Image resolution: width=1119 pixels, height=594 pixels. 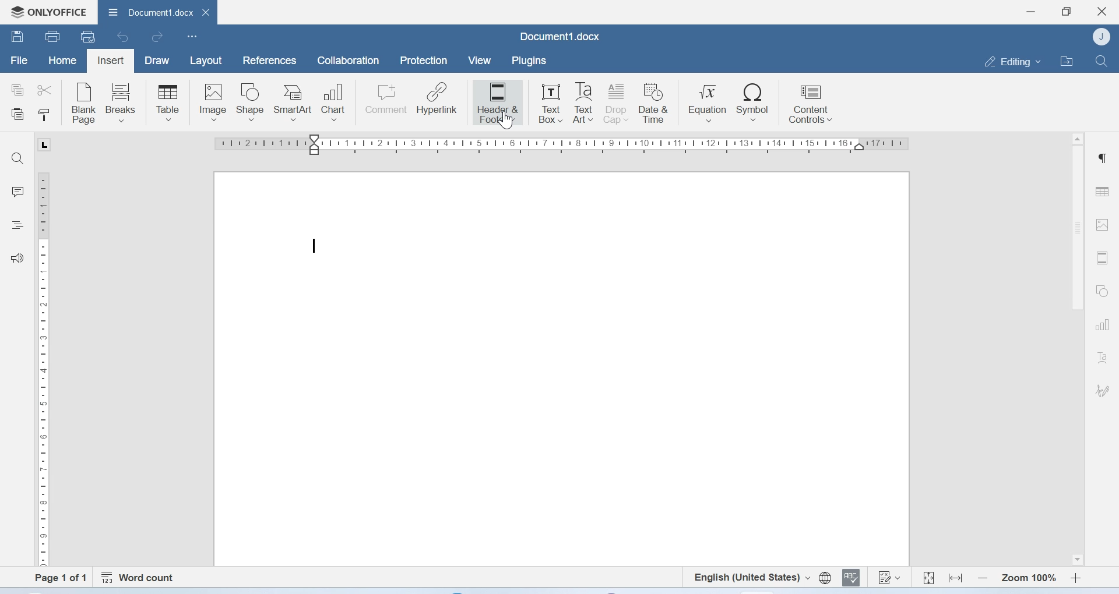 I want to click on Page 1 of 1, so click(x=55, y=578).